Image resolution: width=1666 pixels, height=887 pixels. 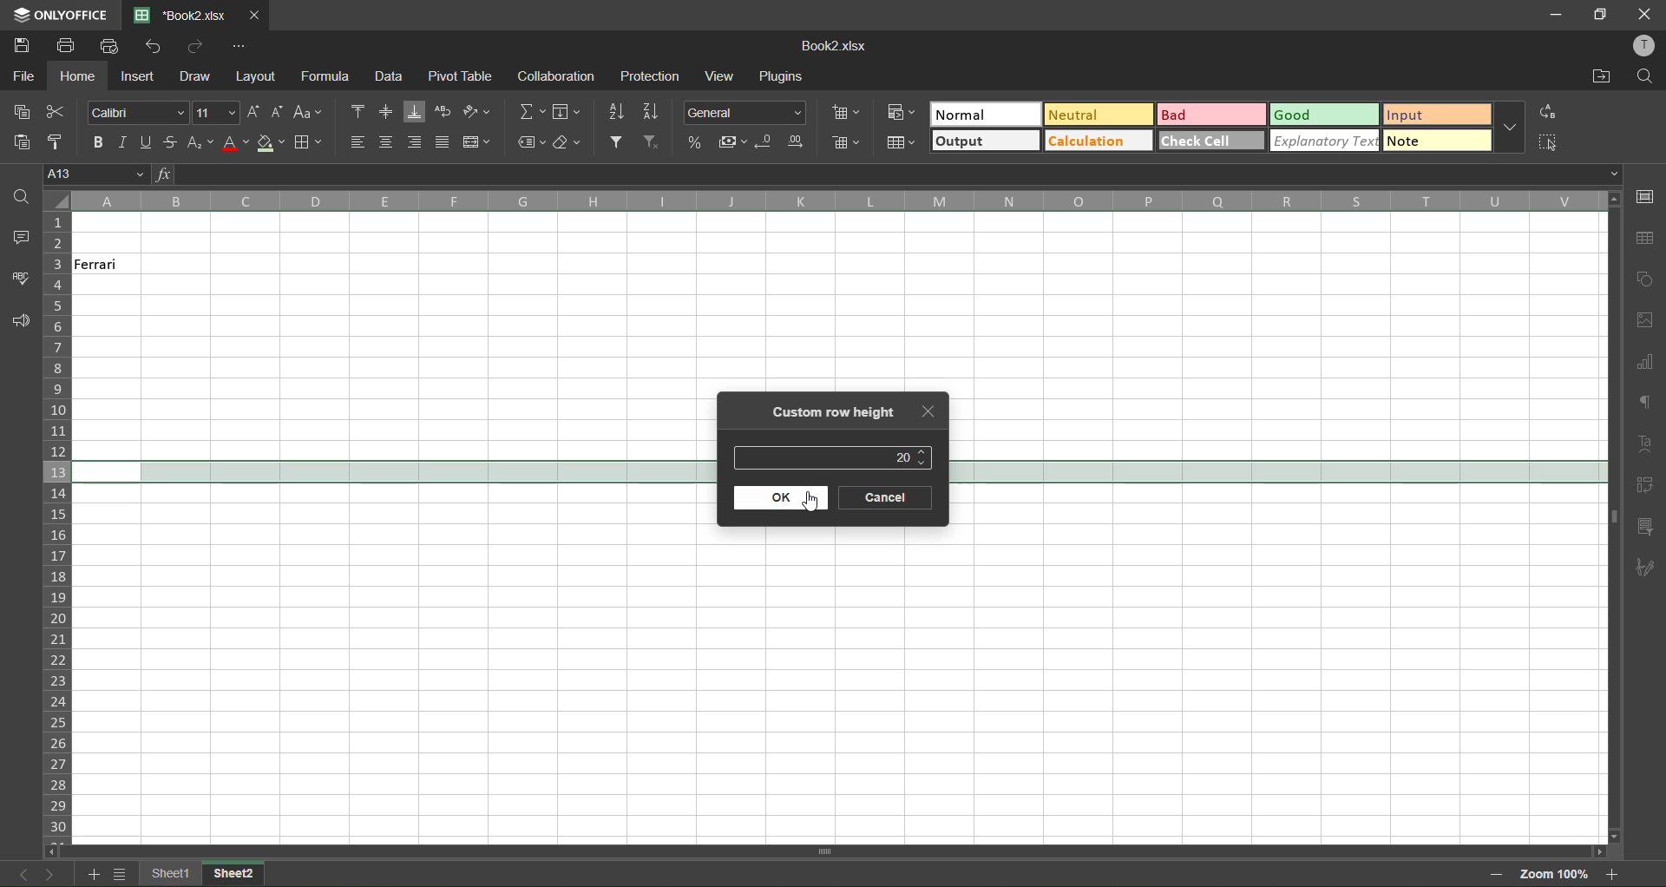 What do you see at coordinates (1642, 46) in the screenshot?
I see `profile` at bounding box center [1642, 46].